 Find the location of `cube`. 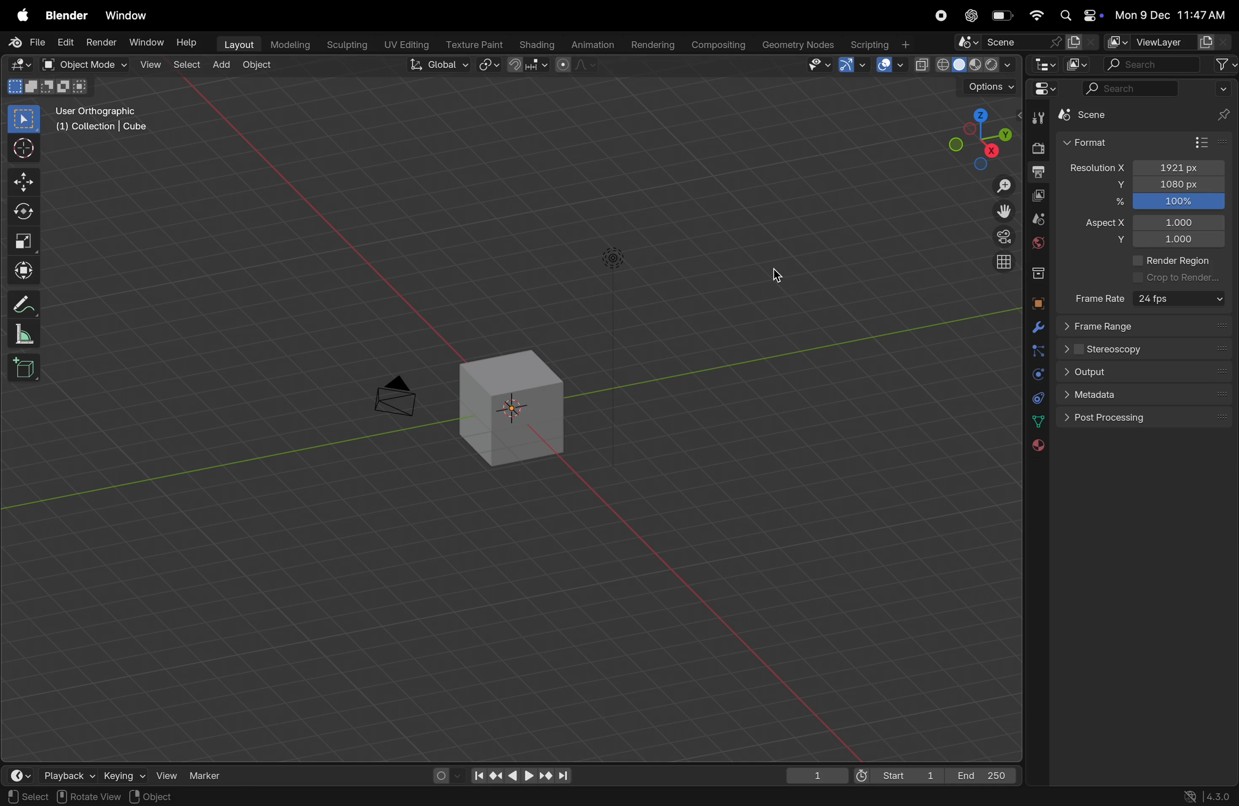

cube is located at coordinates (514, 405).